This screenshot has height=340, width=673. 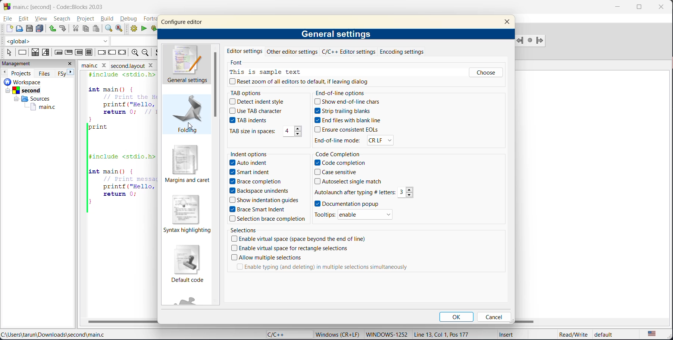 What do you see at coordinates (19, 29) in the screenshot?
I see `open` at bounding box center [19, 29].